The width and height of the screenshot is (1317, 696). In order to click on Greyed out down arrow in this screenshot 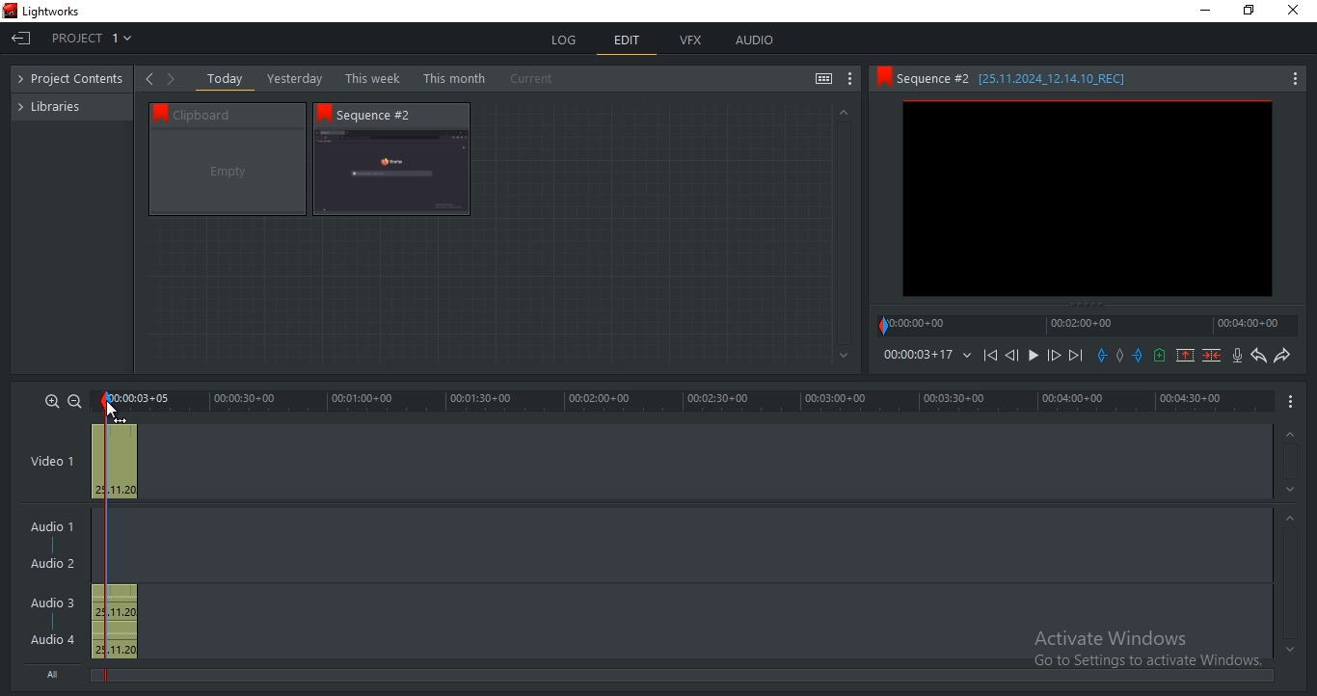, I will do `click(1290, 649)`.